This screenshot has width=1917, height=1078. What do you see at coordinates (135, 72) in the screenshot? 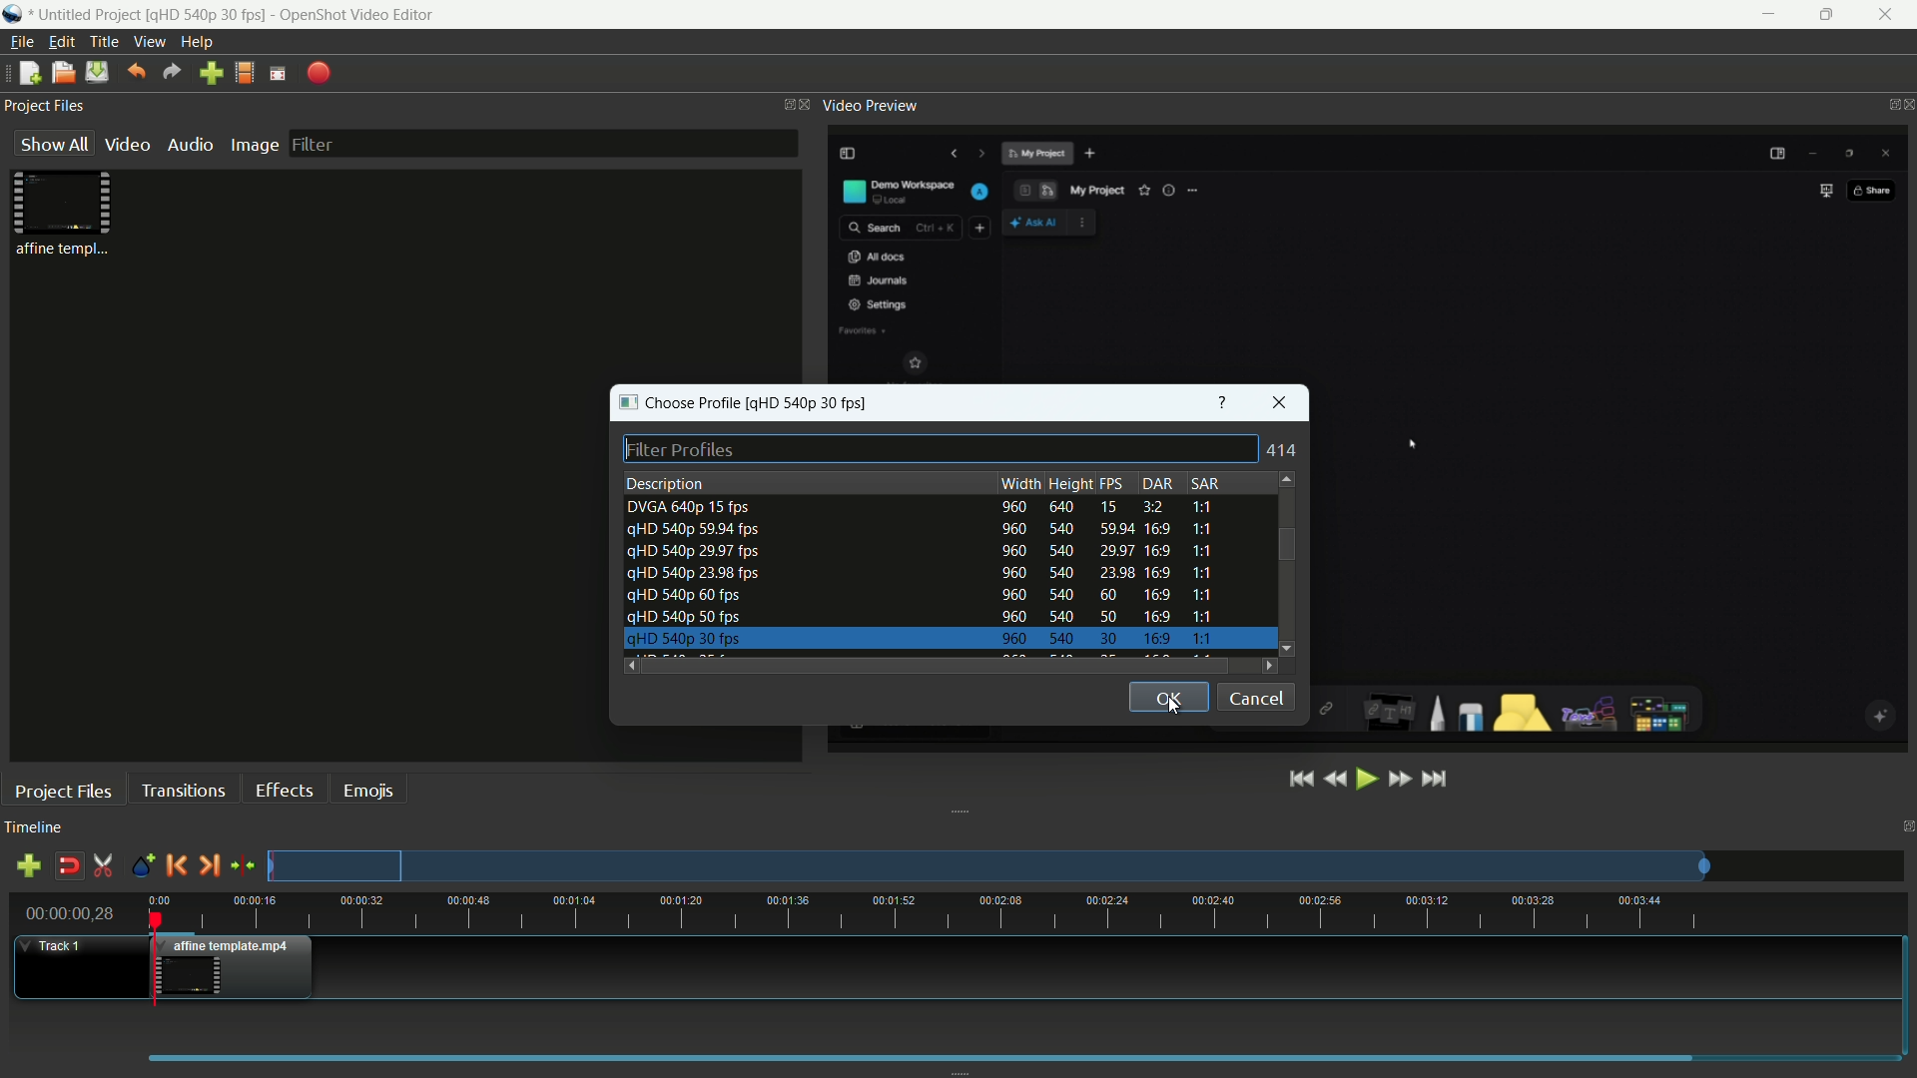
I see `undo` at bounding box center [135, 72].